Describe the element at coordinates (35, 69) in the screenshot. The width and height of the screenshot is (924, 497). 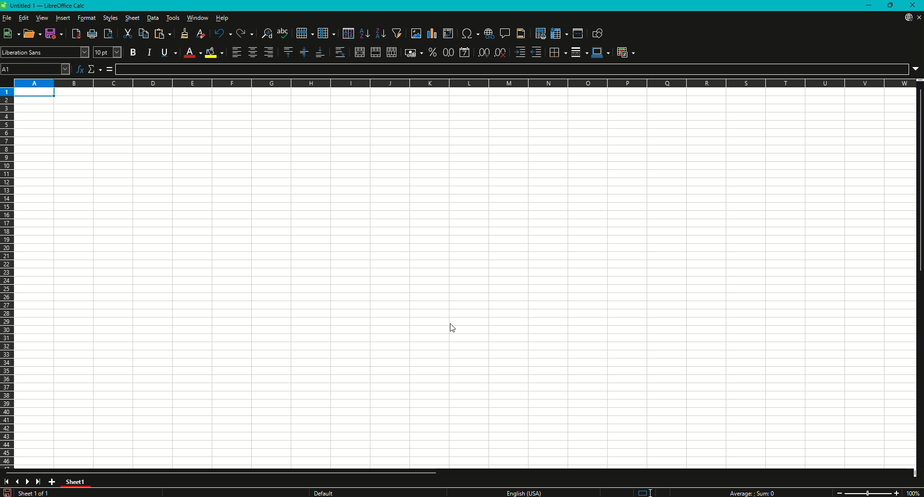
I see `Cell name Box` at that location.